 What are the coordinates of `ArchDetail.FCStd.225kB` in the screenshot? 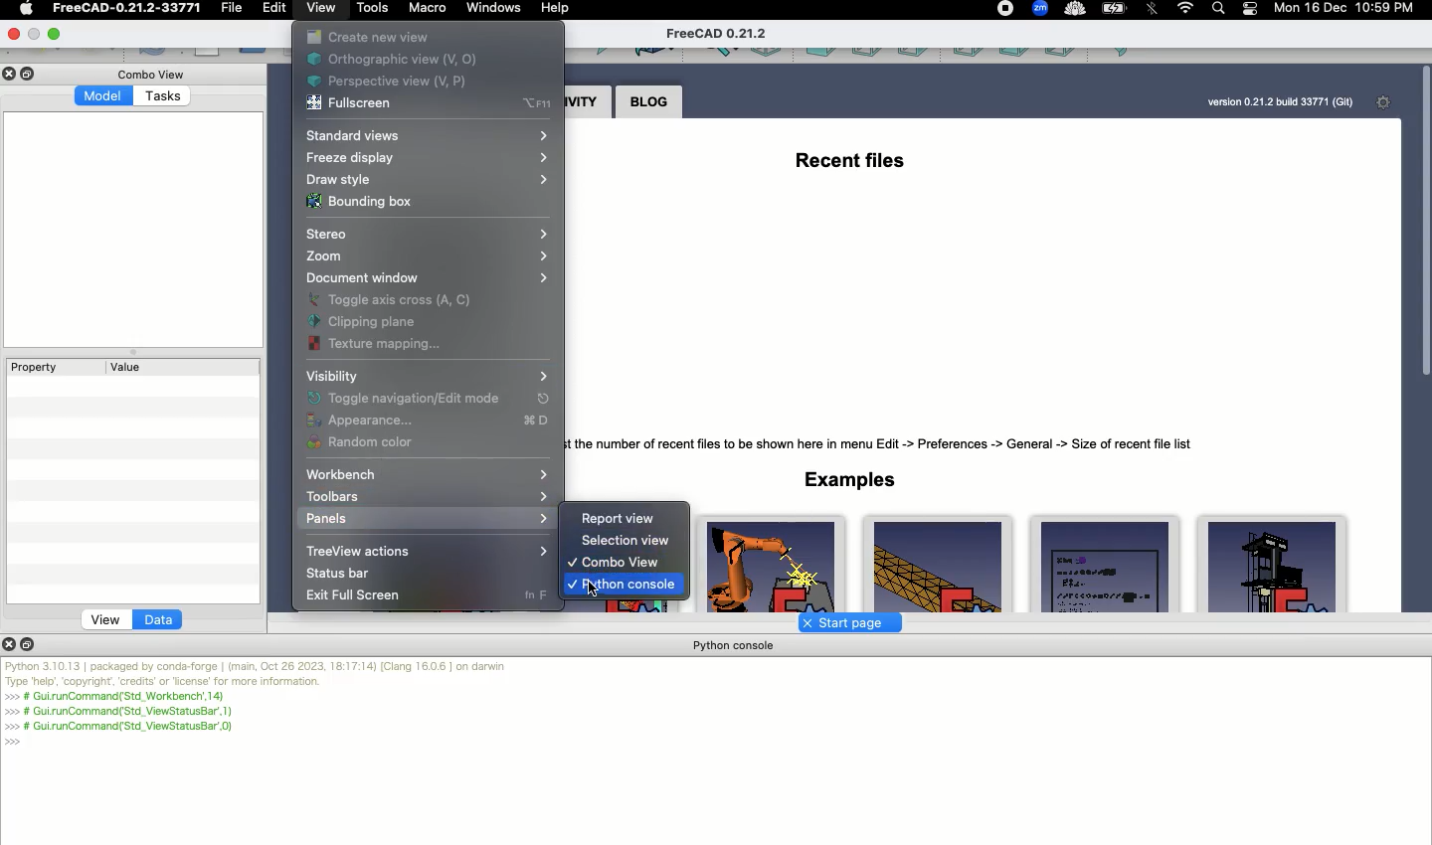 It's located at (1273, 565).